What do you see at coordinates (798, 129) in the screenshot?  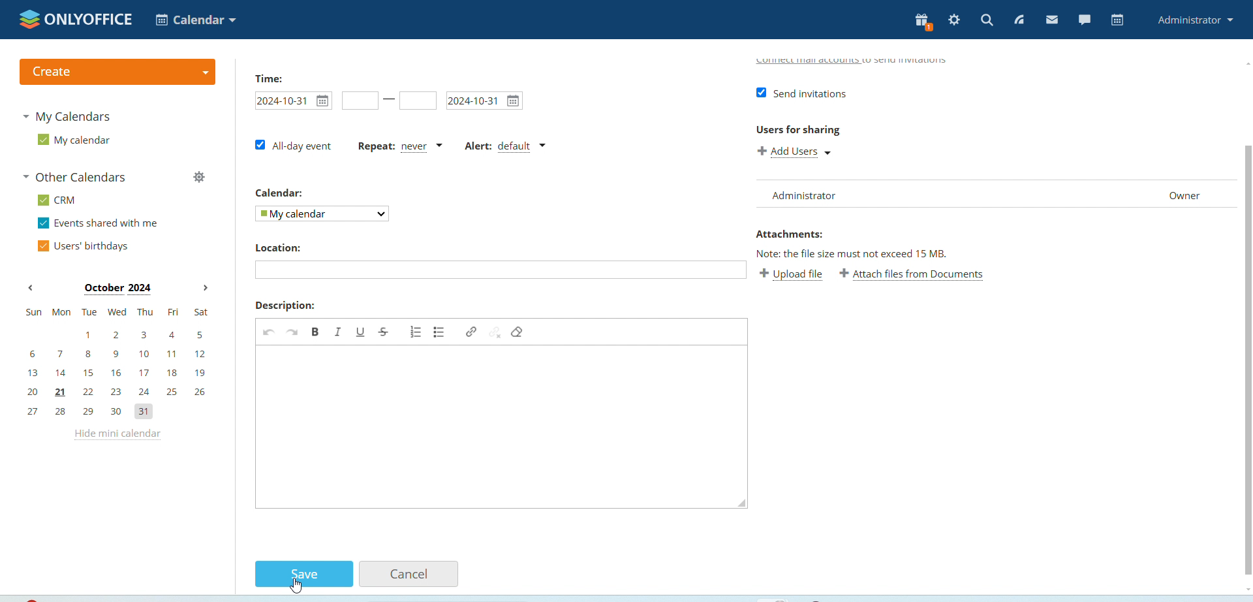 I see `Users for sharing` at bounding box center [798, 129].